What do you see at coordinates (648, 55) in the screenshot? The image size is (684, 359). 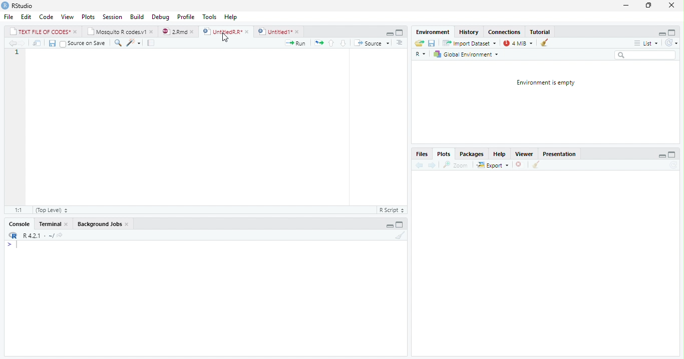 I see `search bar` at bounding box center [648, 55].